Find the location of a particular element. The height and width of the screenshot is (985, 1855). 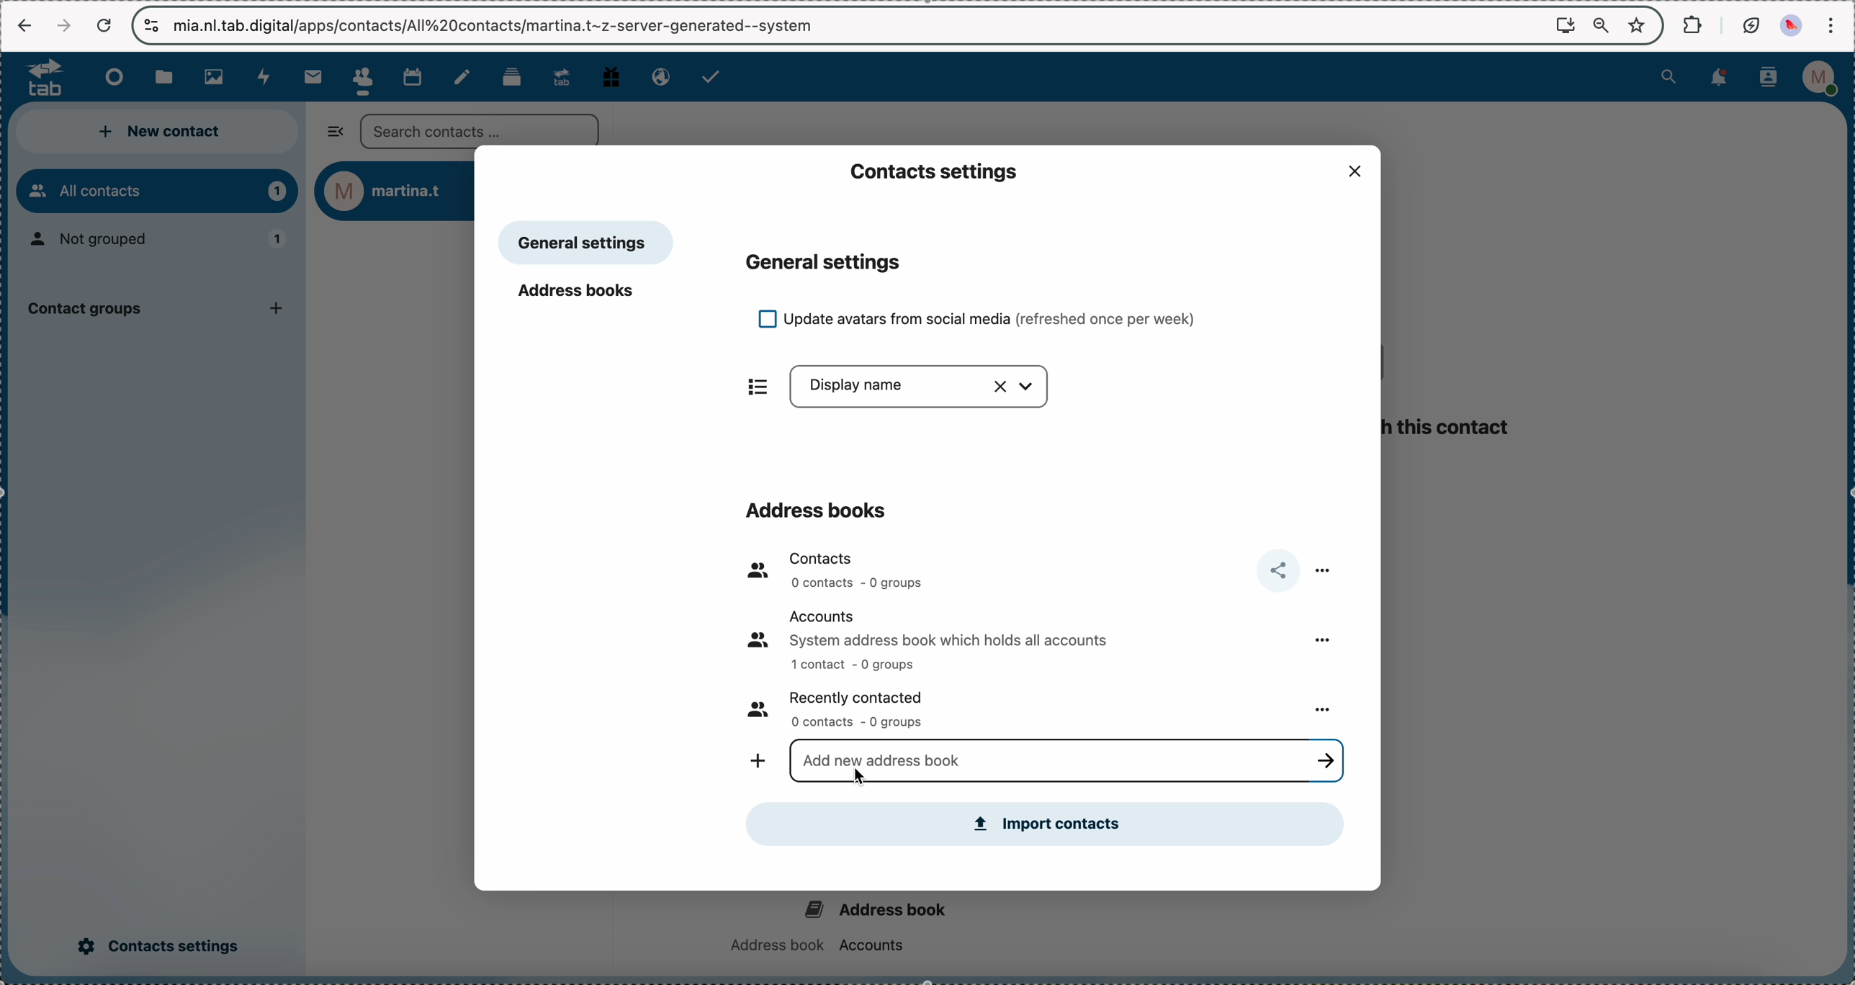

navigate back is located at coordinates (22, 24).